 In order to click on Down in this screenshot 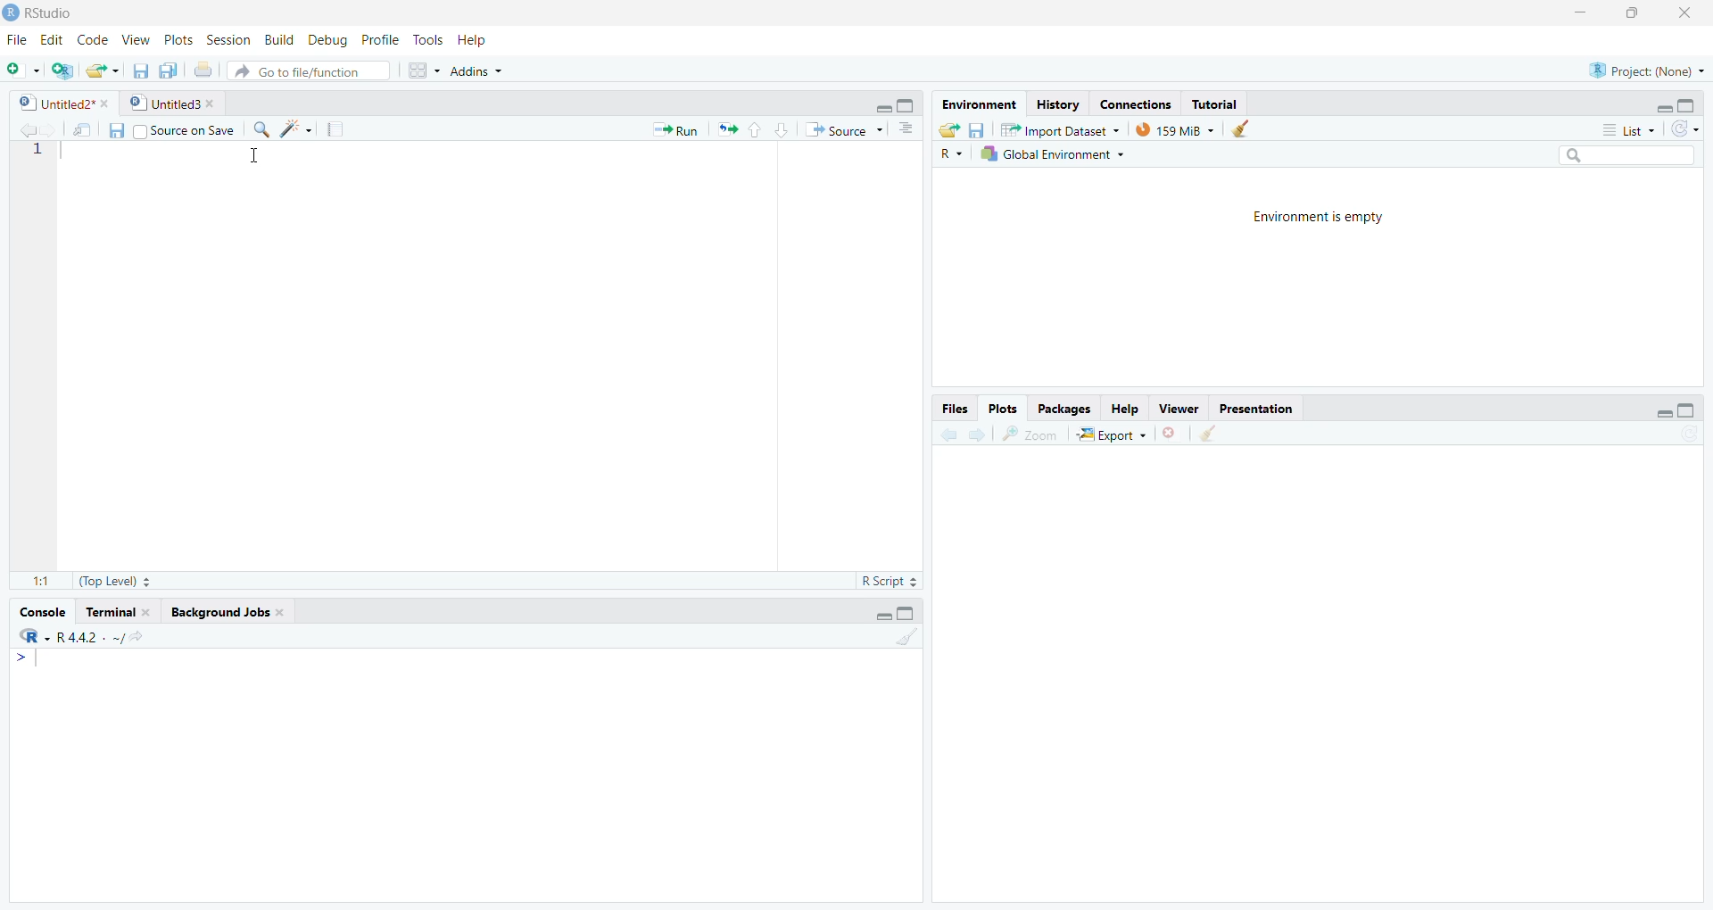, I will do `click(782, 128)`.